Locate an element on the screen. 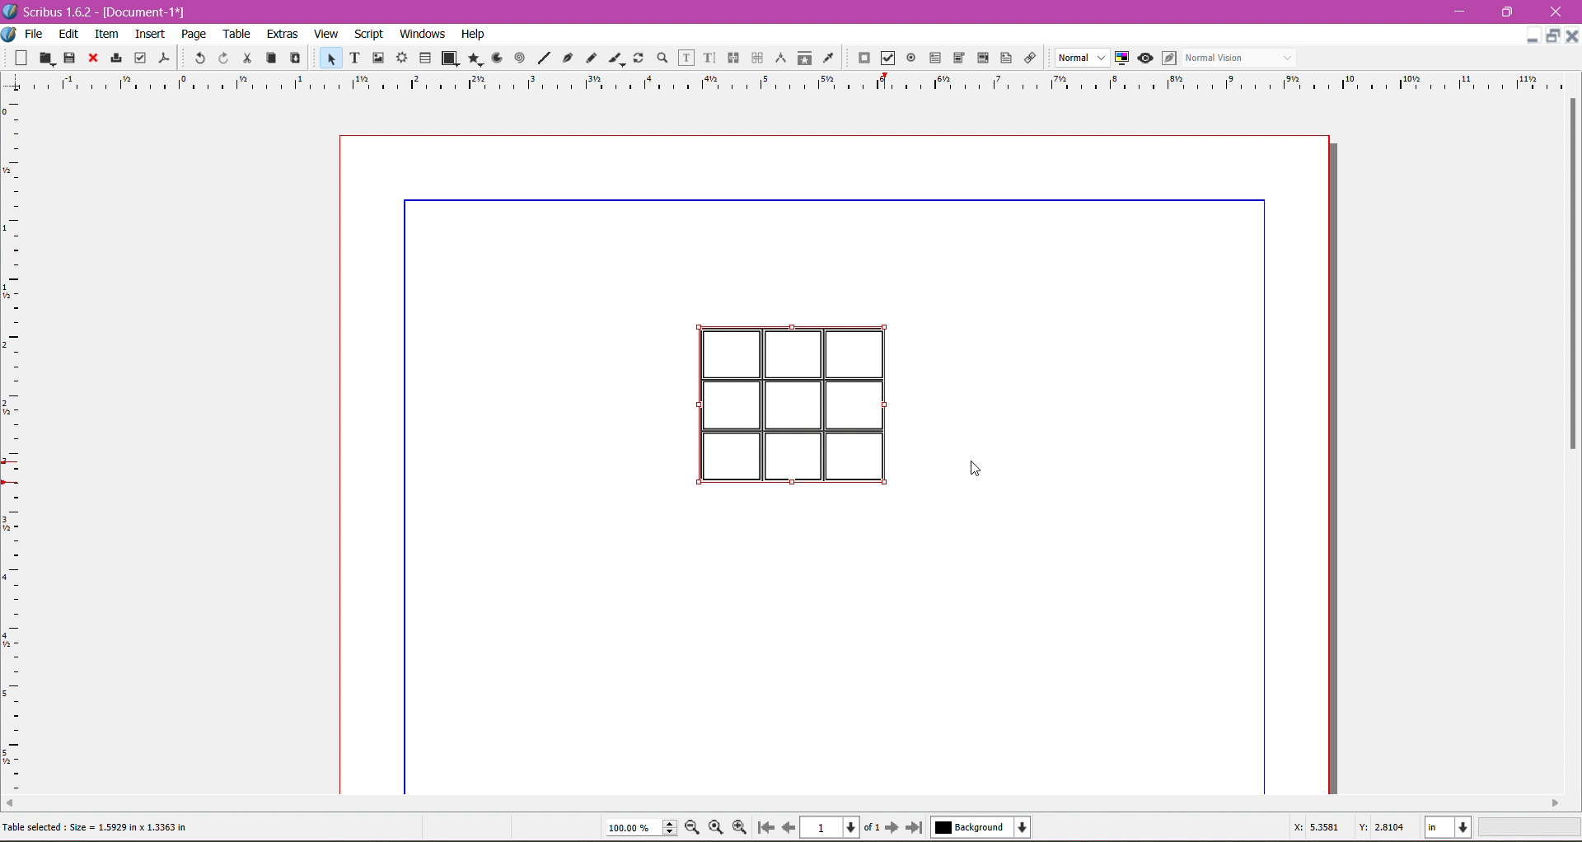 The height and width of the screenshot is (842, 1582). Arc is located at coordinates (495, 57).